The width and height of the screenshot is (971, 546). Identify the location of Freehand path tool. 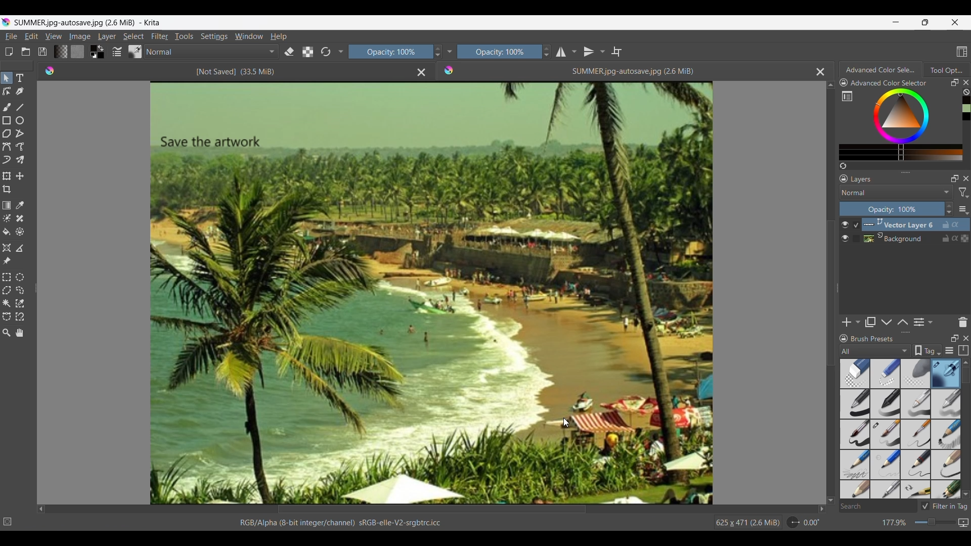
(20, 147).